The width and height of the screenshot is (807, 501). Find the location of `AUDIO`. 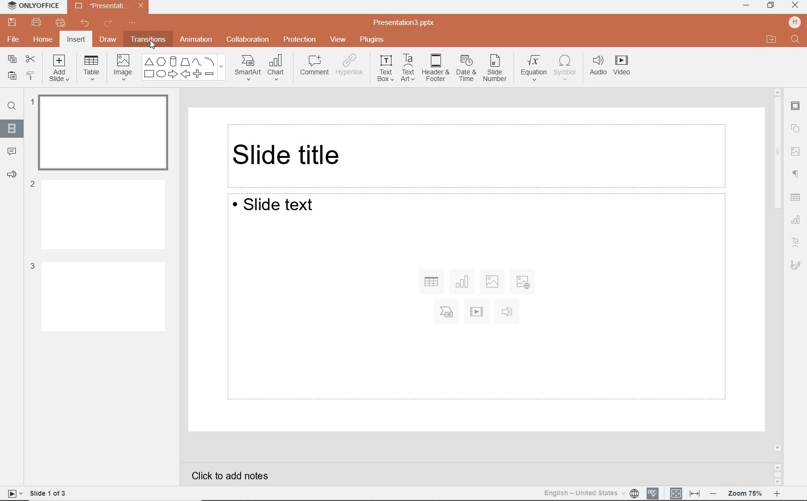

AUDIO is located at coordinates (597, 66).